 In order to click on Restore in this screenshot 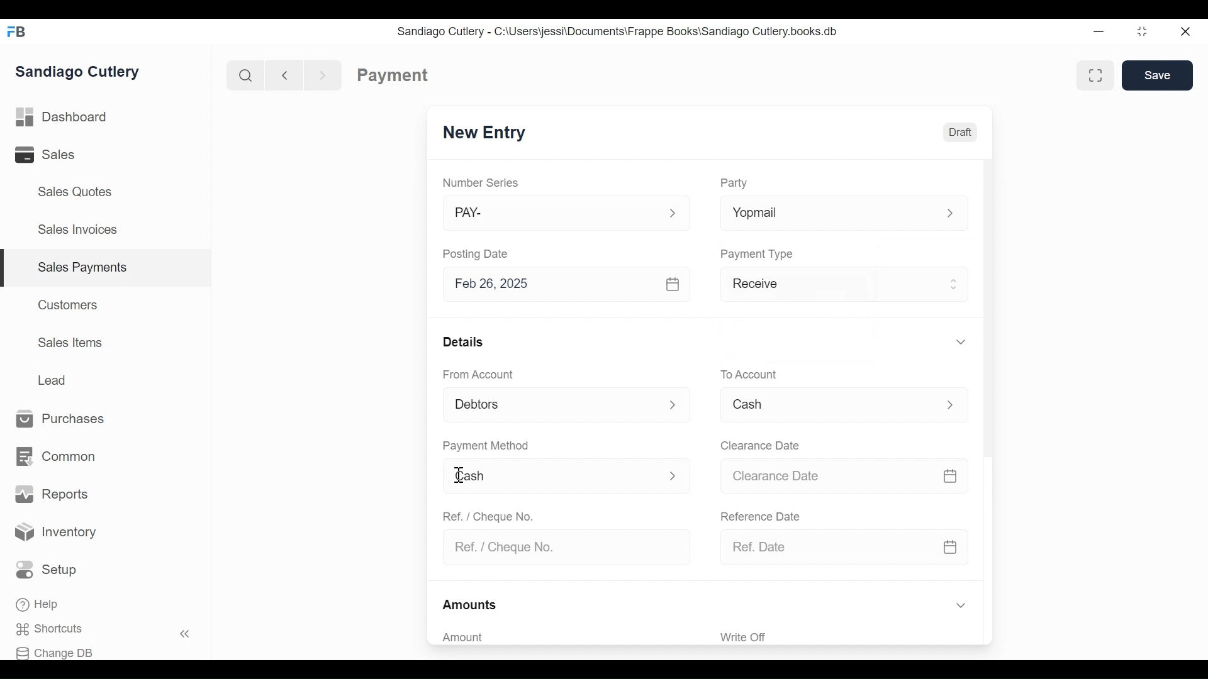, I will do `click(1142, 33)`.